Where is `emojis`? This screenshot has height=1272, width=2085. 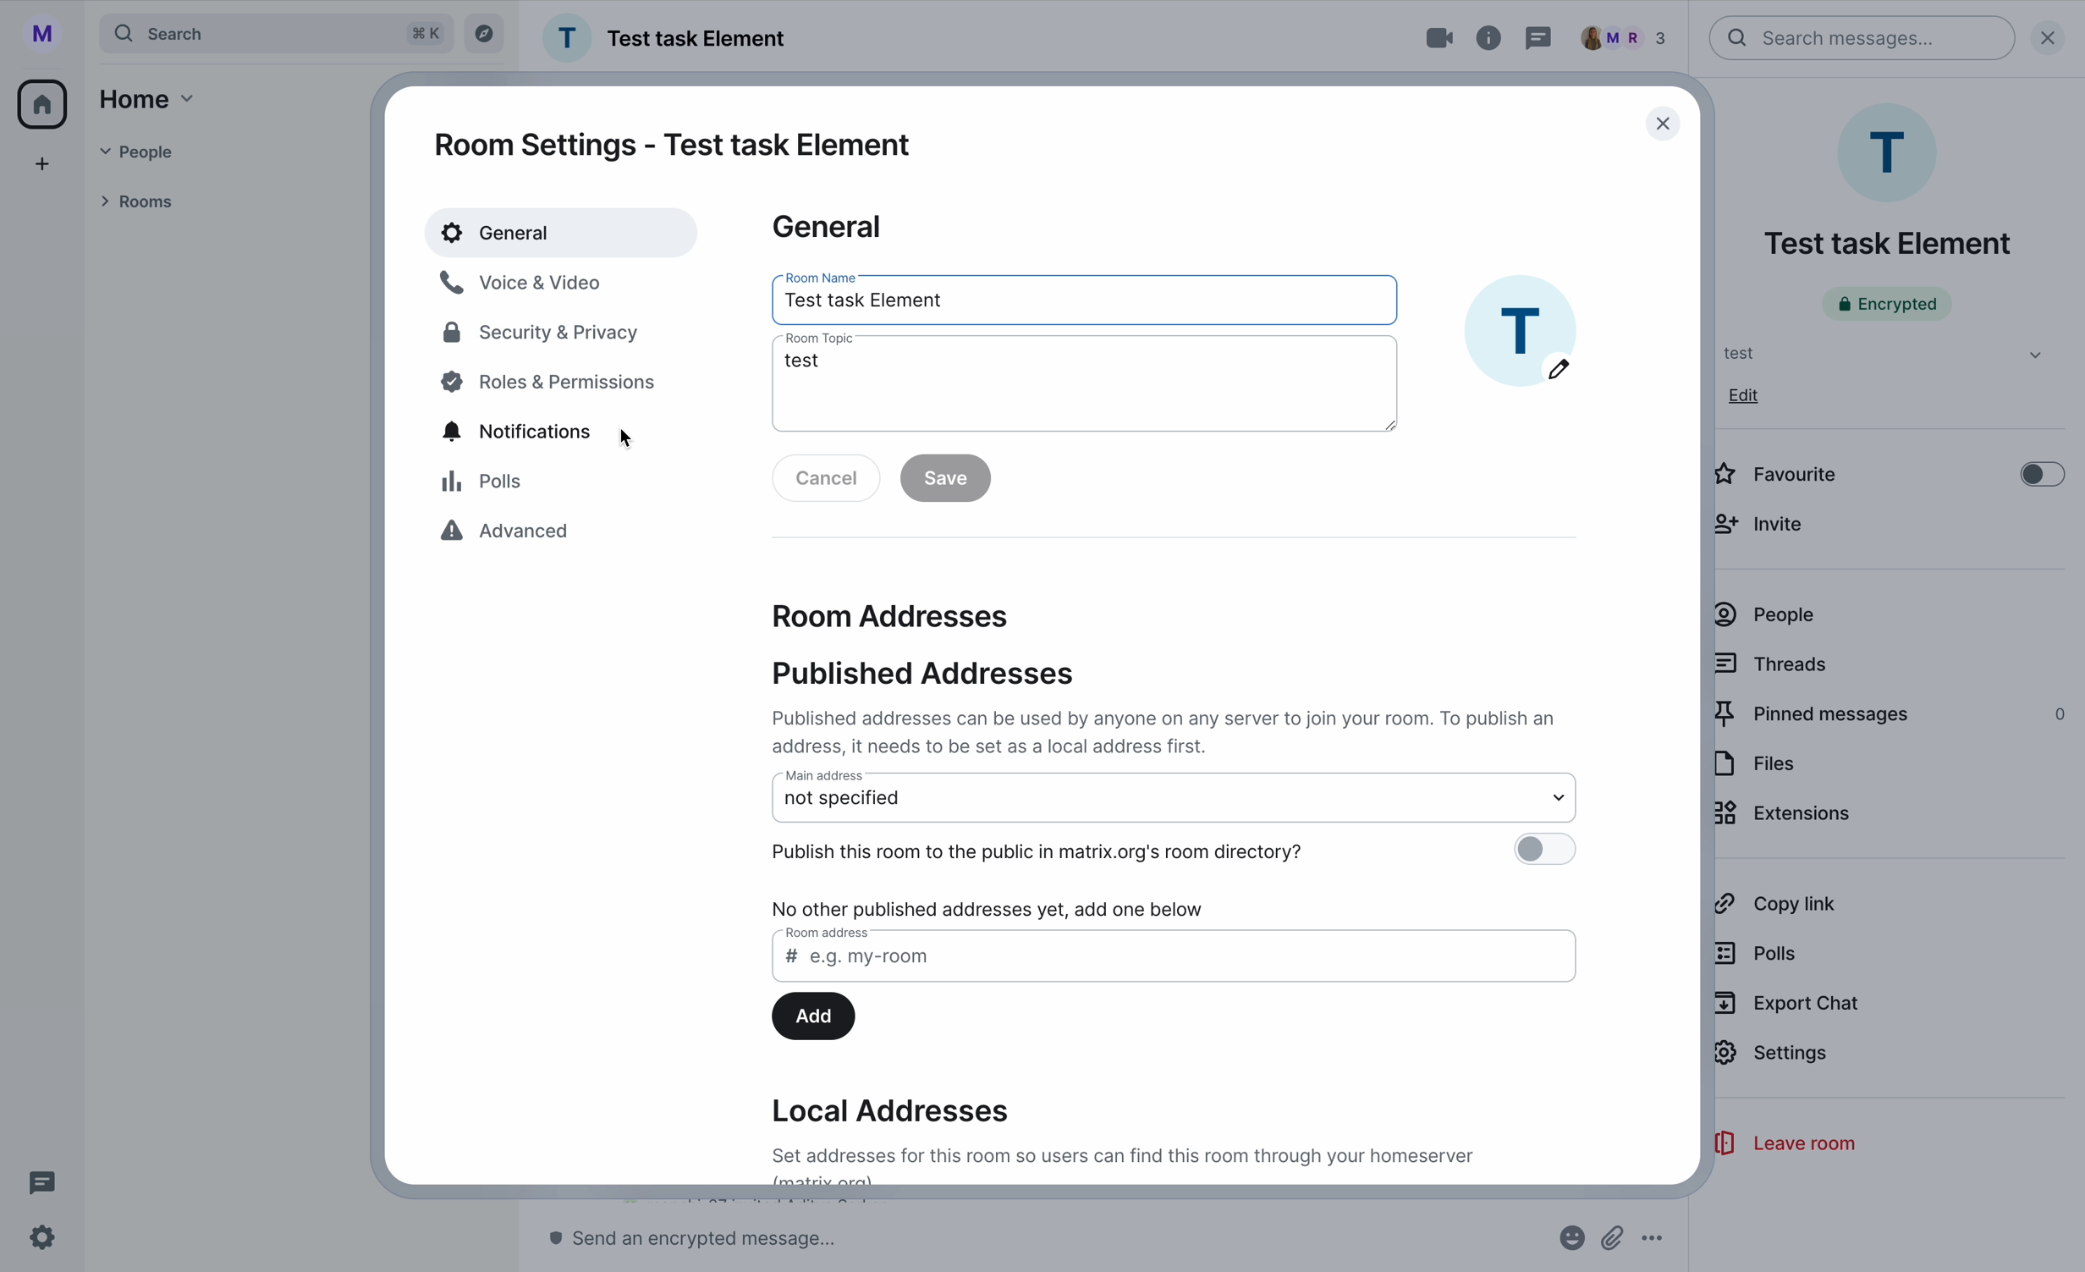 emojis is located at coordinates (1570, 1239).